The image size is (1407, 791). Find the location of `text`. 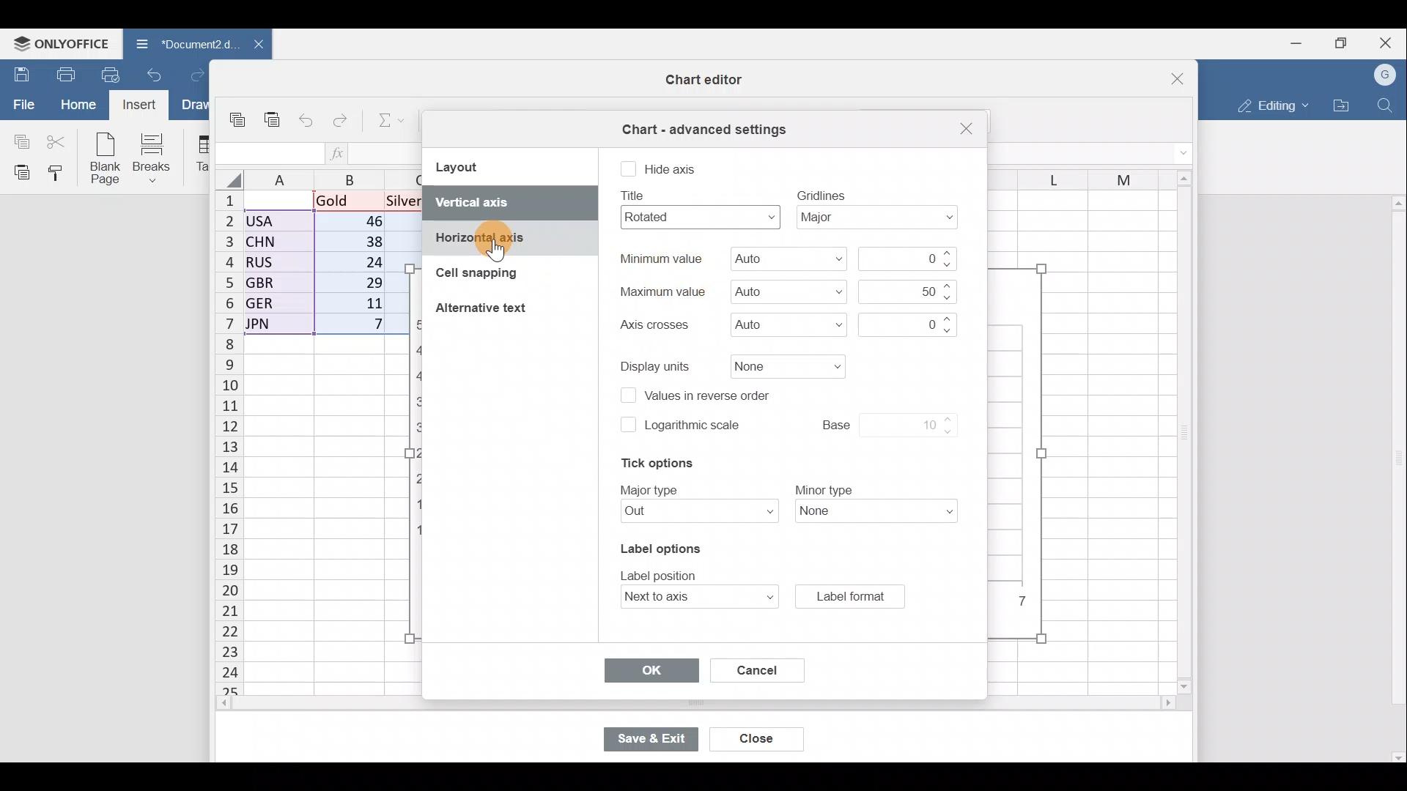

text is located at coordinates (635, 196).